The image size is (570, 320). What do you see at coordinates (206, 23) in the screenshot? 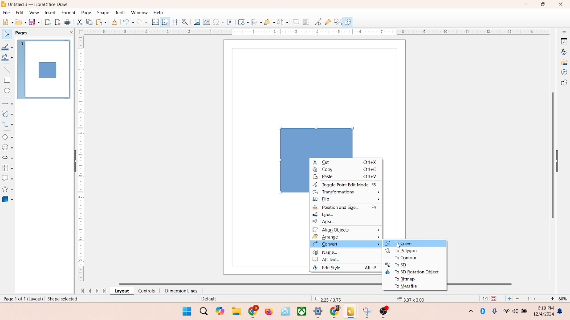
I see `textbox` at bounding box center [206, 23].